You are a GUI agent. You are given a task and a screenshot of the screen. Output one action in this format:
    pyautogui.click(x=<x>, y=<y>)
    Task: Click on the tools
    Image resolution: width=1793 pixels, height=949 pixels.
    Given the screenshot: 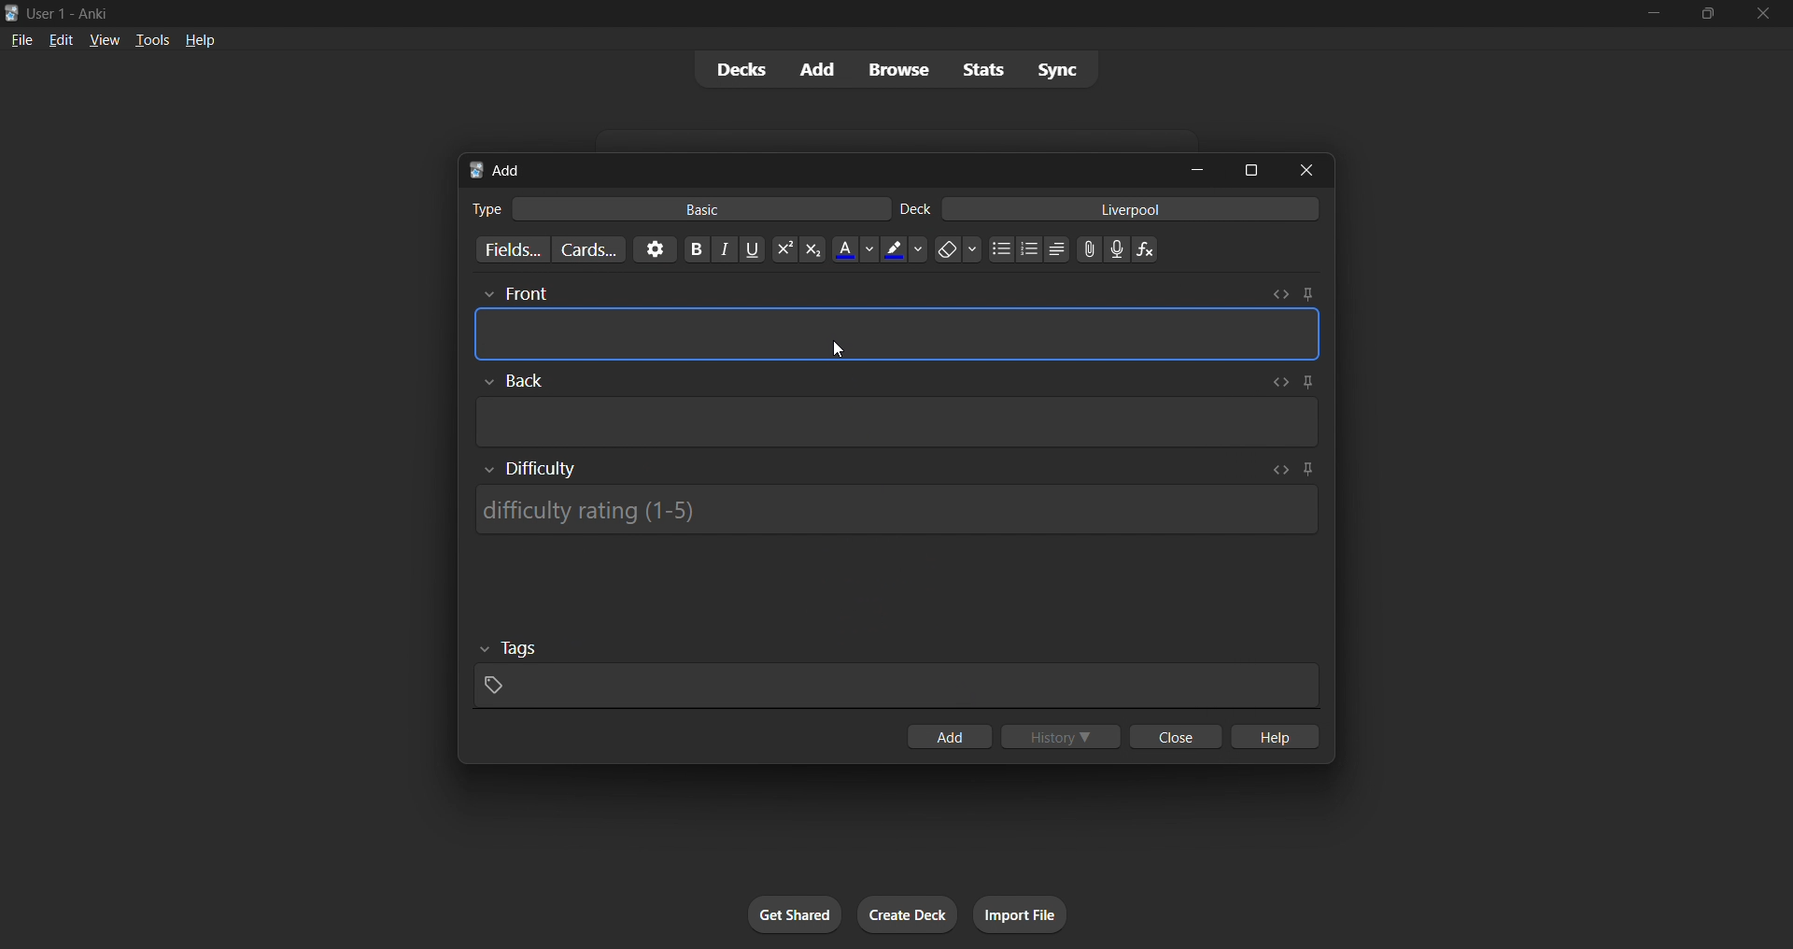 What is the action you would take?
    pyautogui.click(x=150, y=39)
    